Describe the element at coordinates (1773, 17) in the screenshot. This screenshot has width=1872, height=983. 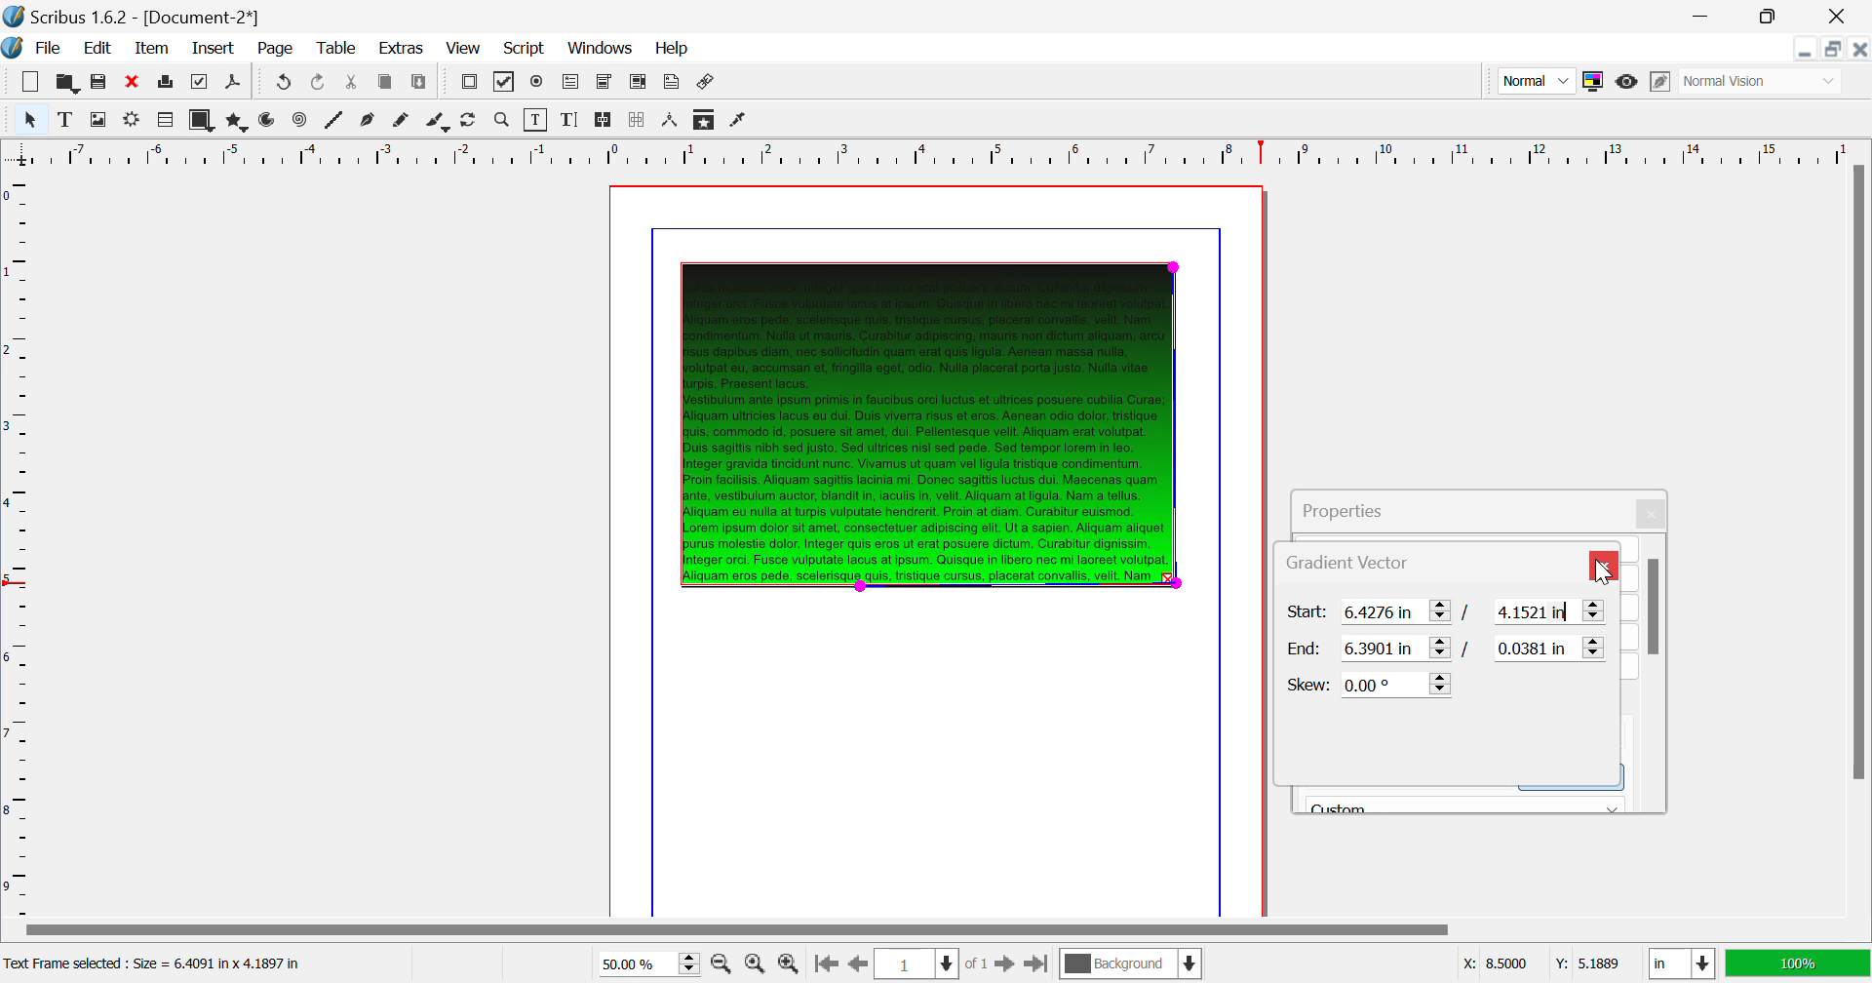
I see `Minimize` at that location.